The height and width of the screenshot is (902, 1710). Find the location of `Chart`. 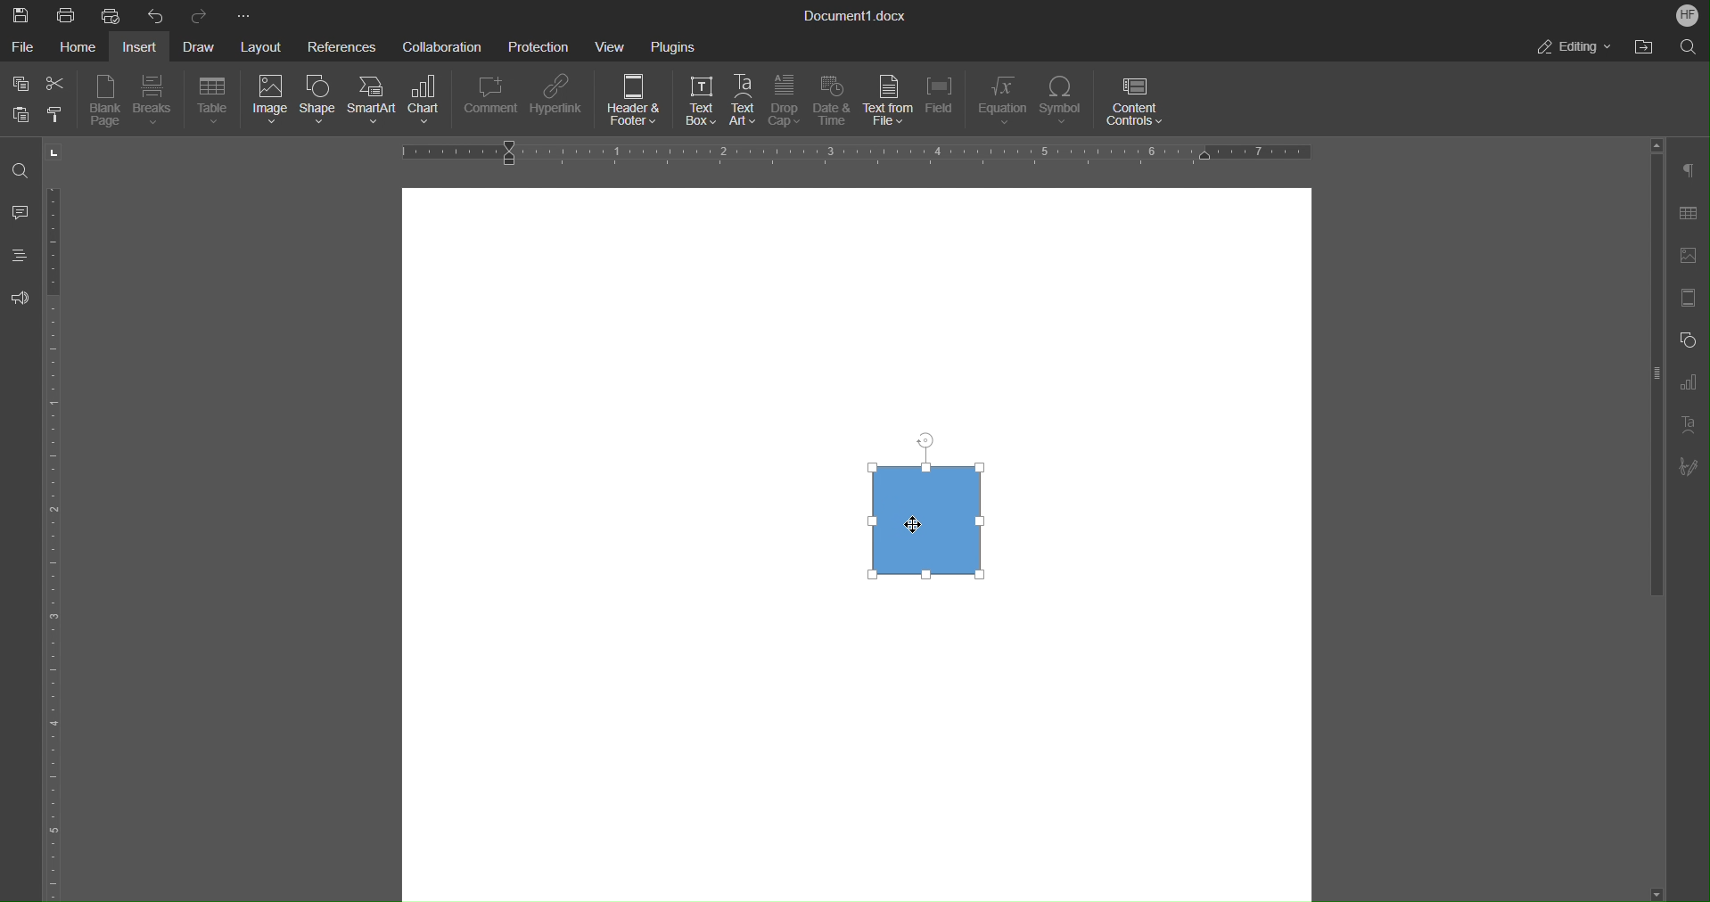

Chart is located at coordinates (432, 102).